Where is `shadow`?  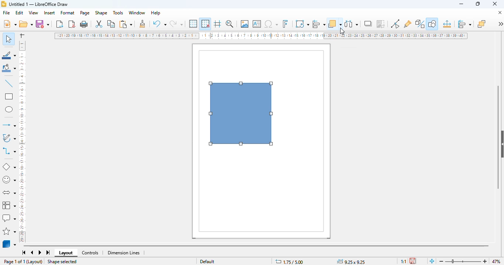
shadow is located at coordinates (369, 24).